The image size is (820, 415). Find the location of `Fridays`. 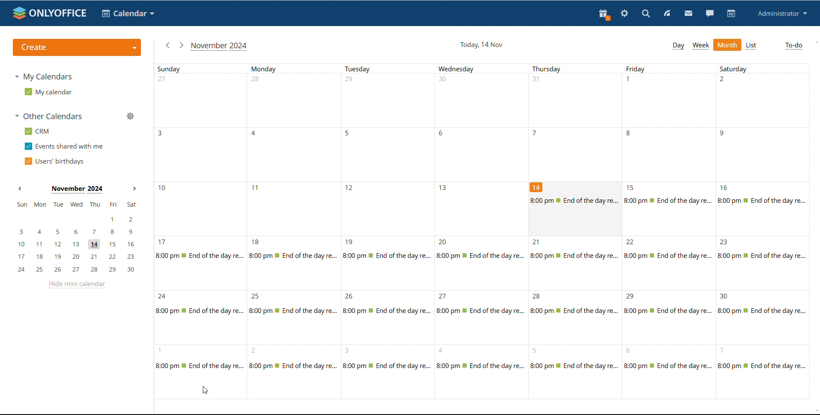

Fridays is located at coordinates (669, 203).